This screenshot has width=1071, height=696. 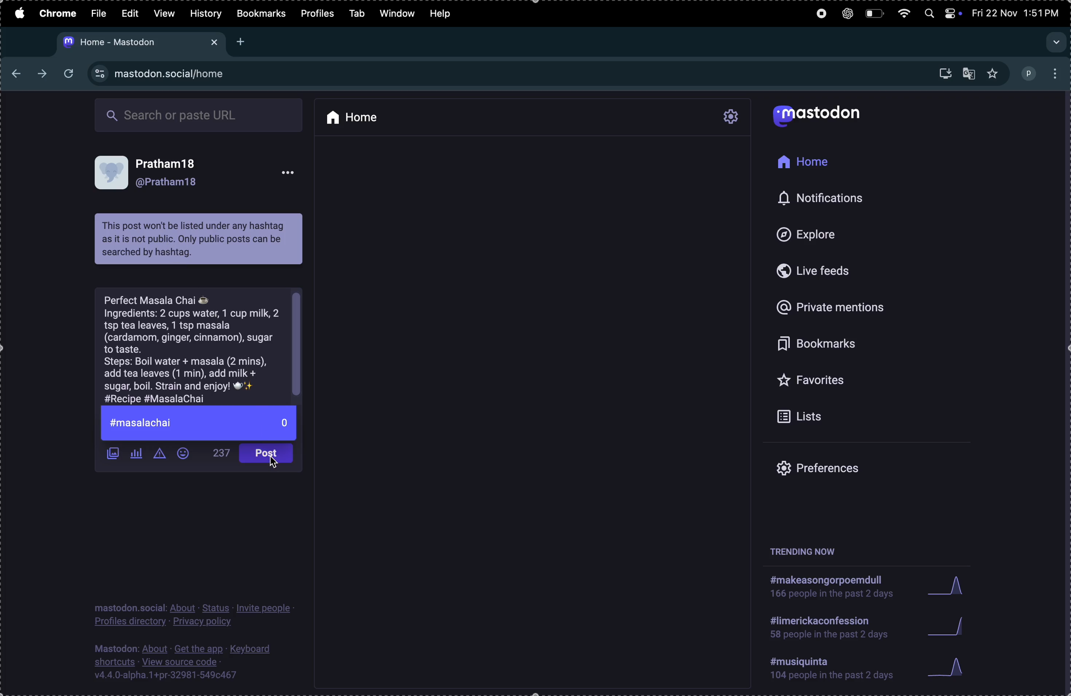 What do you see at coordinates (1055, 43) in the screenshot?
I see `search tab` at bounding box center [1055, 43].